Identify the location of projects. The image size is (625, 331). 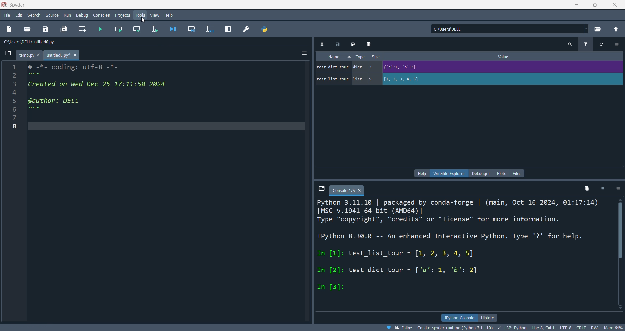
(122, 15).